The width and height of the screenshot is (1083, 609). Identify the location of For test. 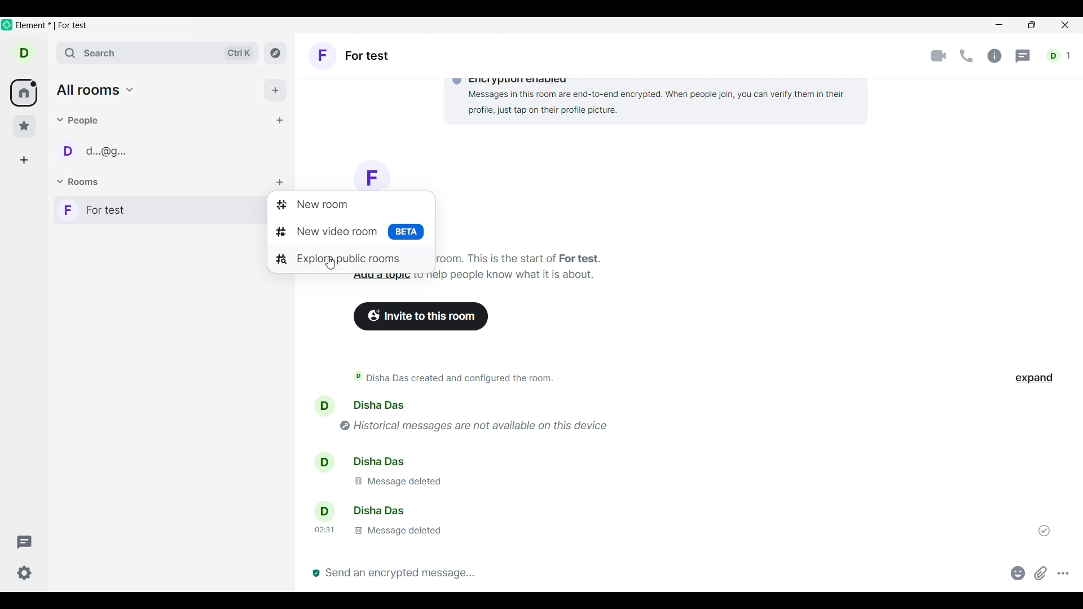
(146, 210).